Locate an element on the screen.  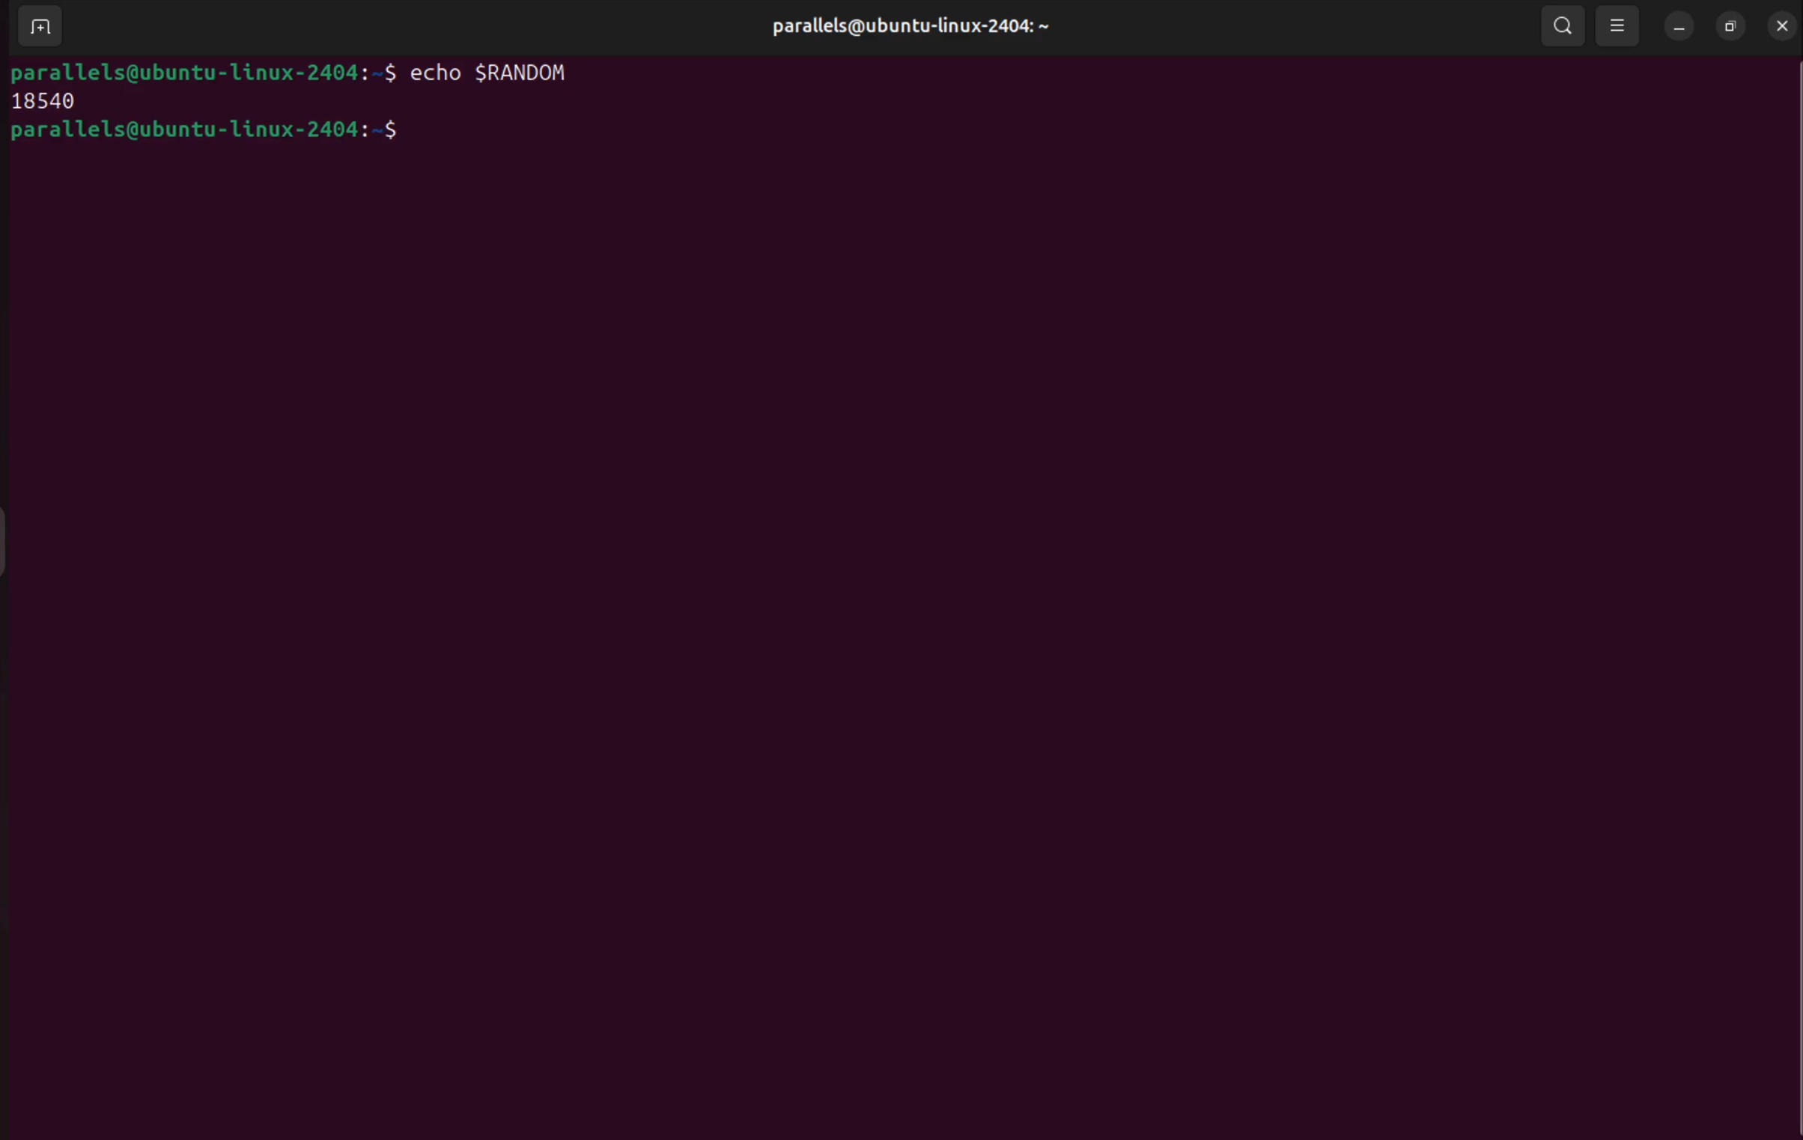
echo $RANDOM is located at coordinates (495, 76).